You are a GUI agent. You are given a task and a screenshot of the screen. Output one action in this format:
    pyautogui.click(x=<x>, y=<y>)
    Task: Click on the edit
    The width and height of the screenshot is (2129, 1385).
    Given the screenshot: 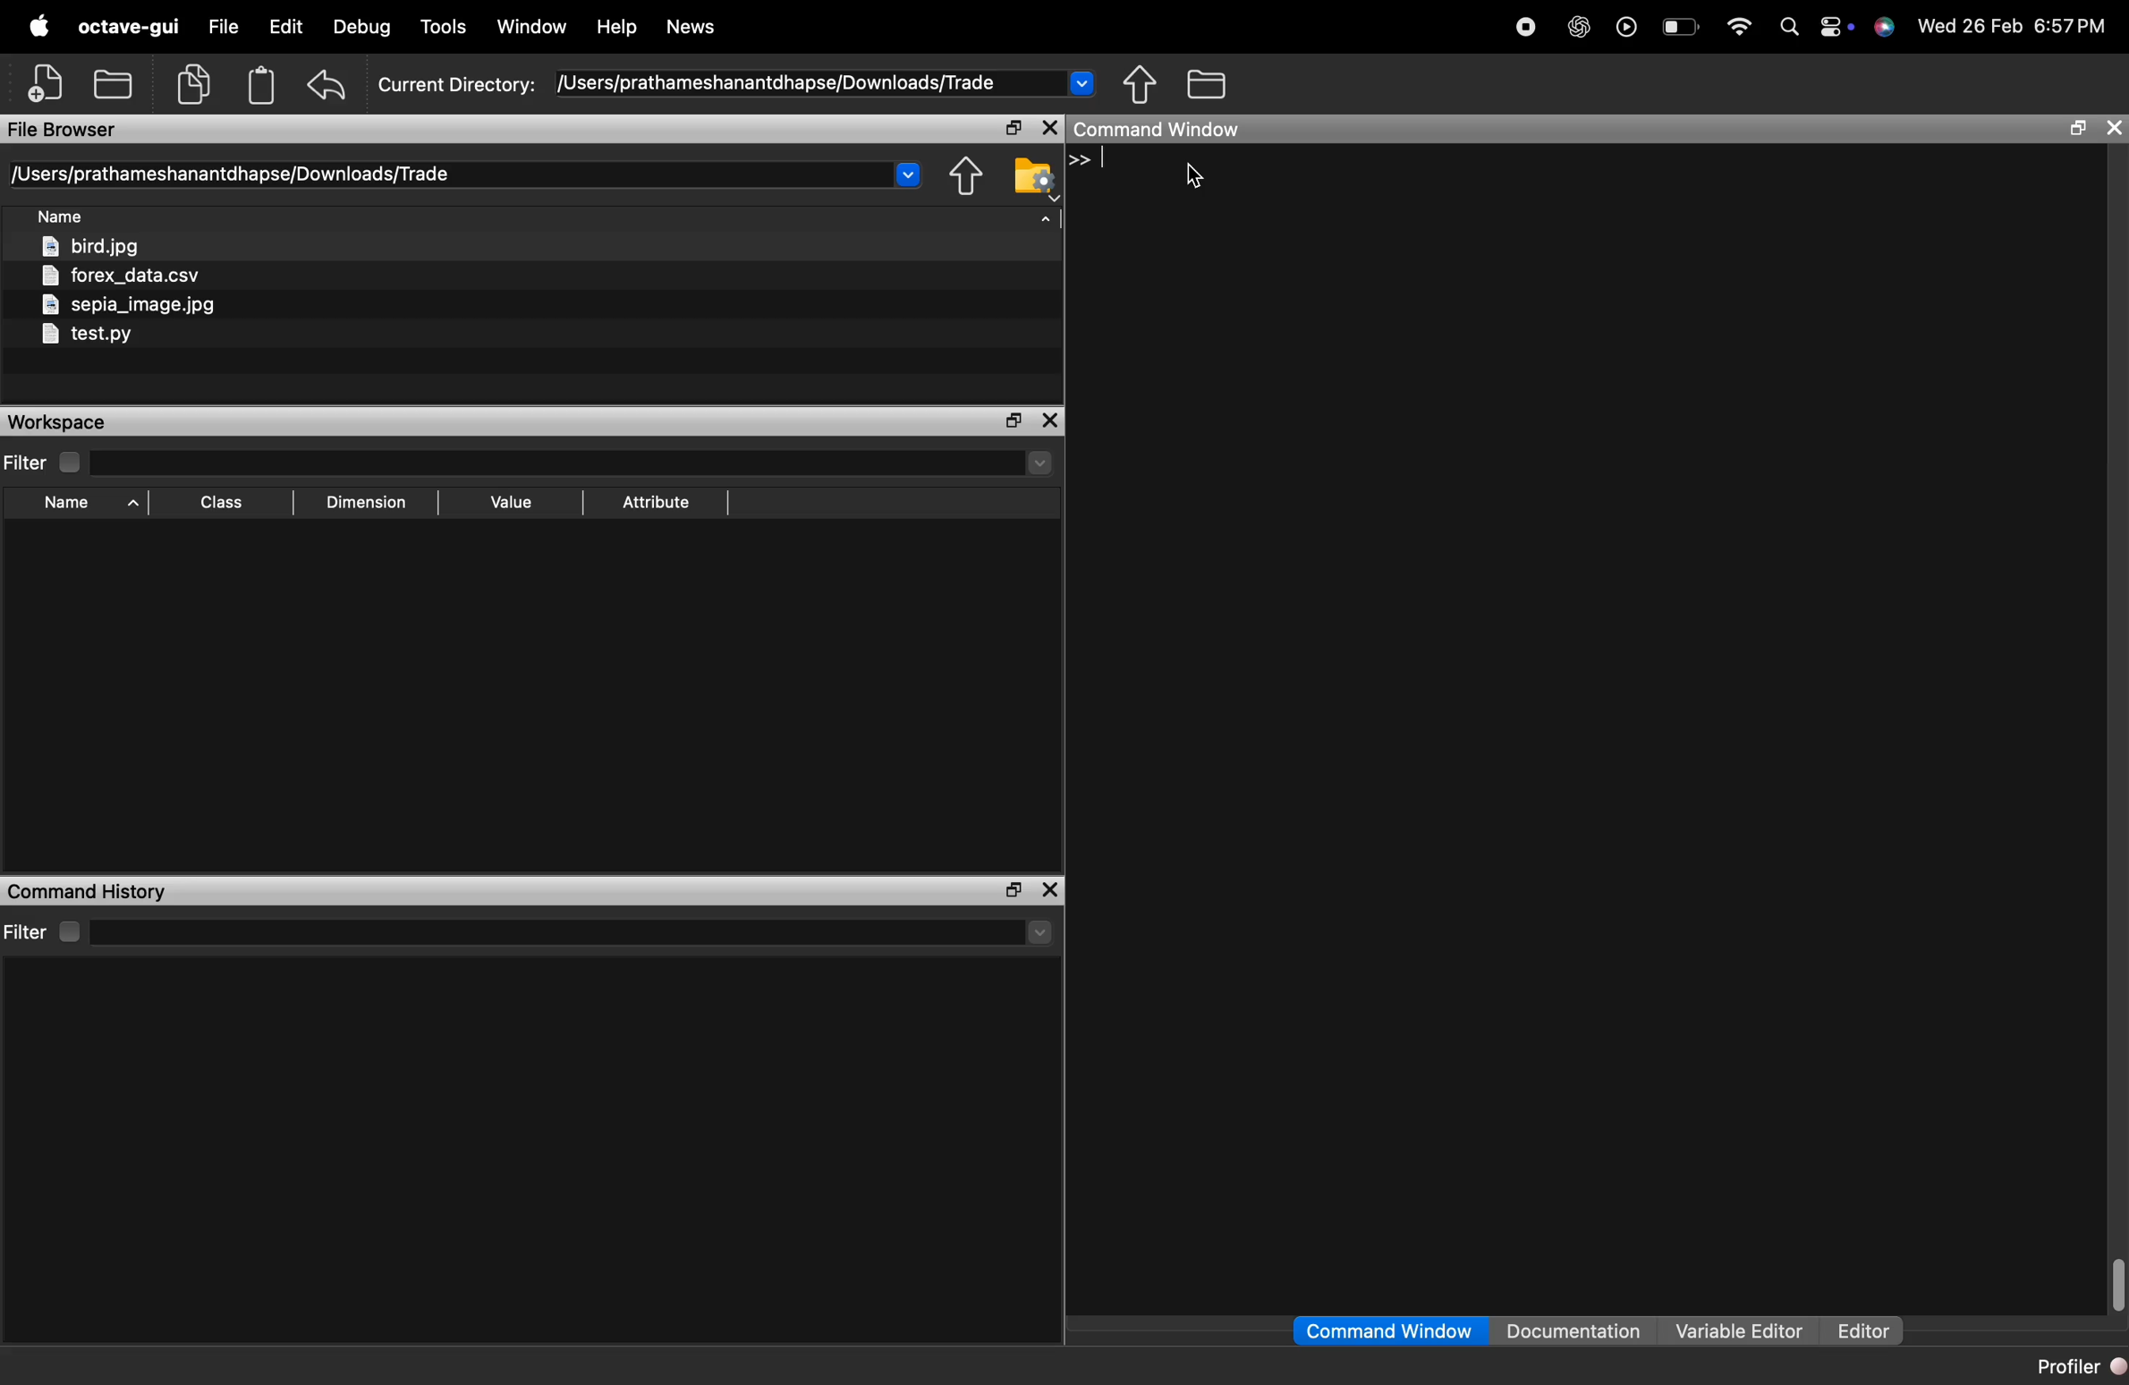 What is the action you would take?
    pyautogui.click(x=287, y=27)
    